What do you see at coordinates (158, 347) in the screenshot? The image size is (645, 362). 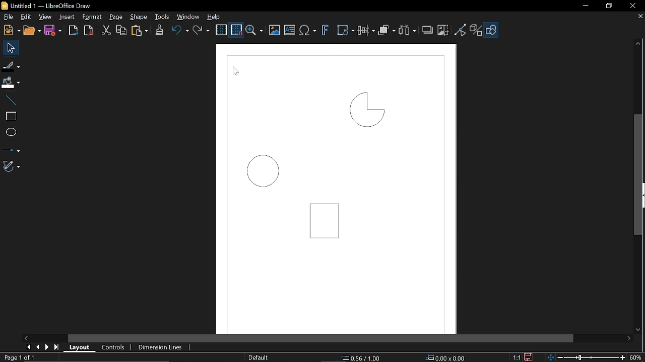 I see `Dimension lines` at bounding box center [158, 347].